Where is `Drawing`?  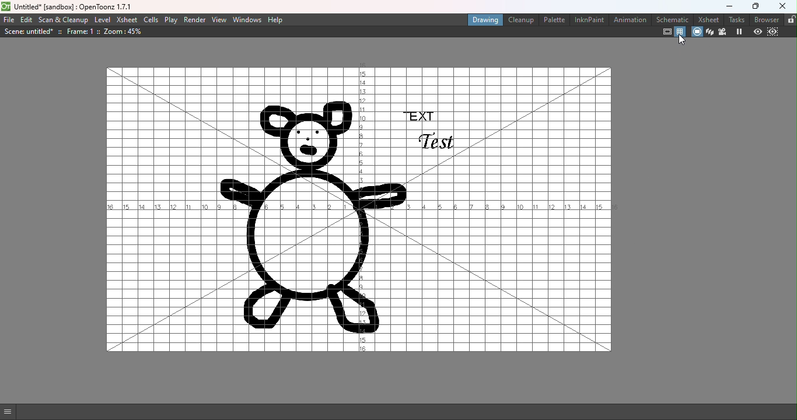
Drawing is located at coordinates (483, 20).